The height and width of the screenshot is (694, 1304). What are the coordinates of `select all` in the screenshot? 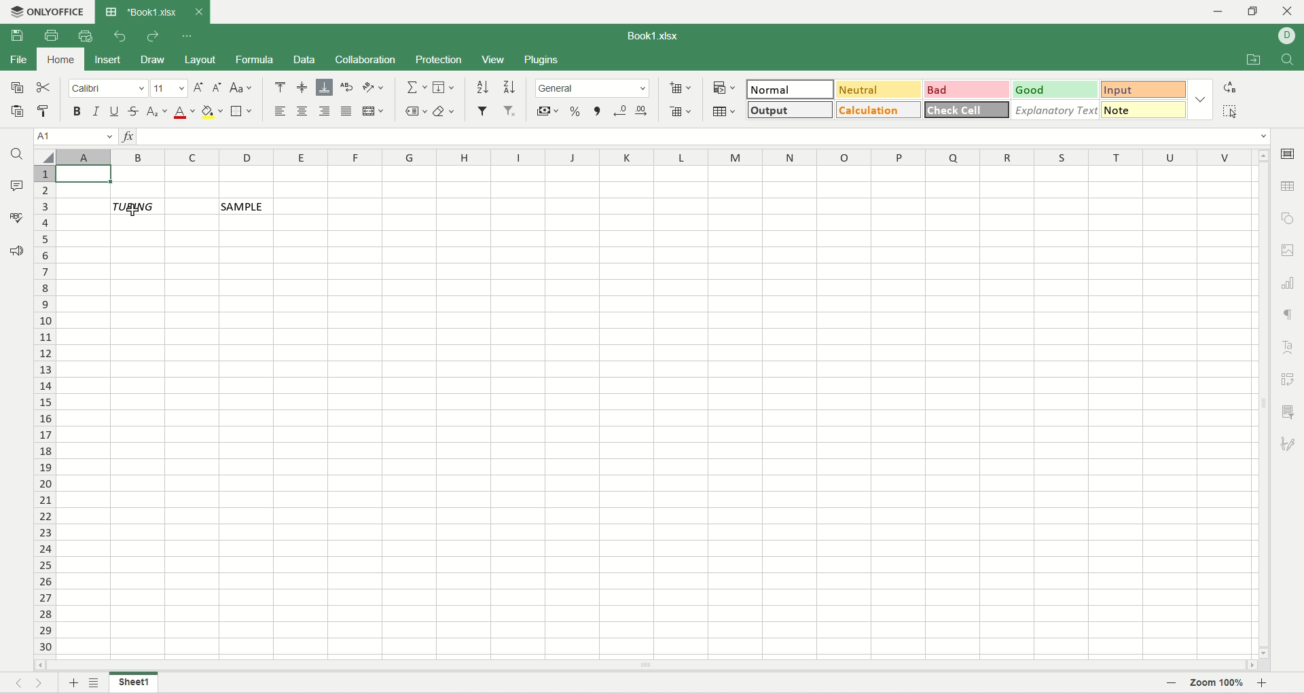 It's located at (1229, 110).